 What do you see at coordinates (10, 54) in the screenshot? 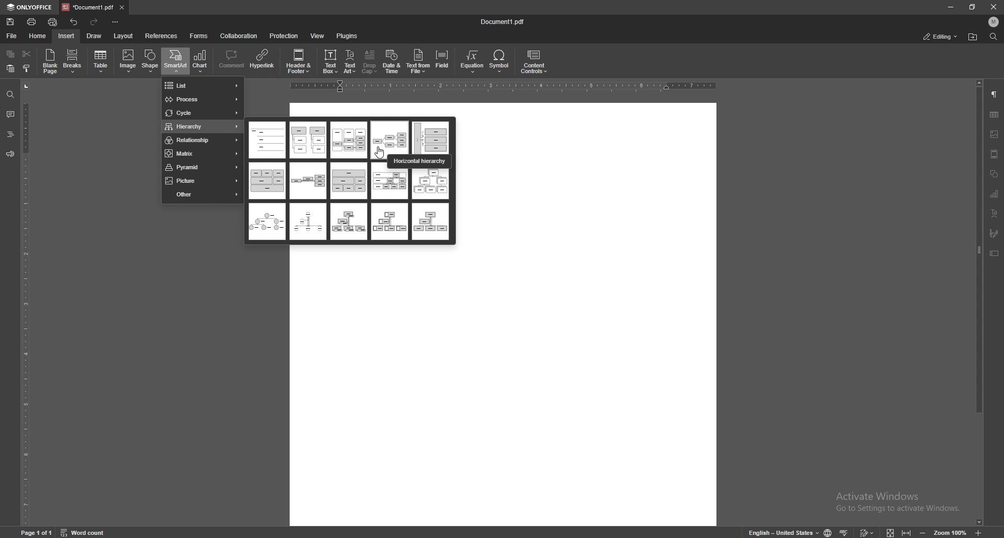
I see `copy` at bounding box center [10, 54].